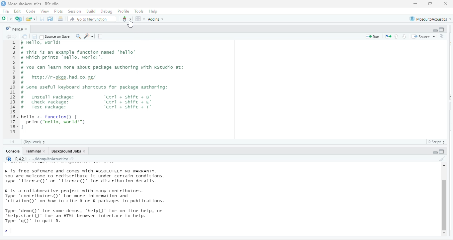 The height and width of the screenshot is (240, 453). Describe the element at coordinates (14, 152) in the screenshot. I see `Console` at that location.